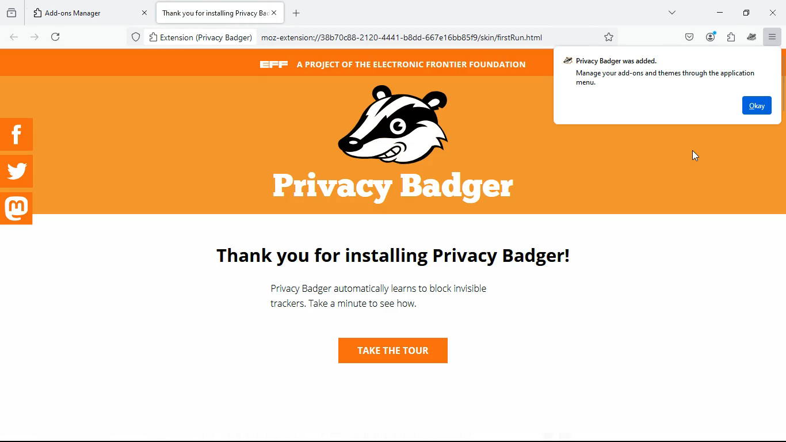 This screenshot has width=786, height=442. What do you see at coordinates (673, 14) in the screenshot?
I see `more` at bounding box center [673, 14].